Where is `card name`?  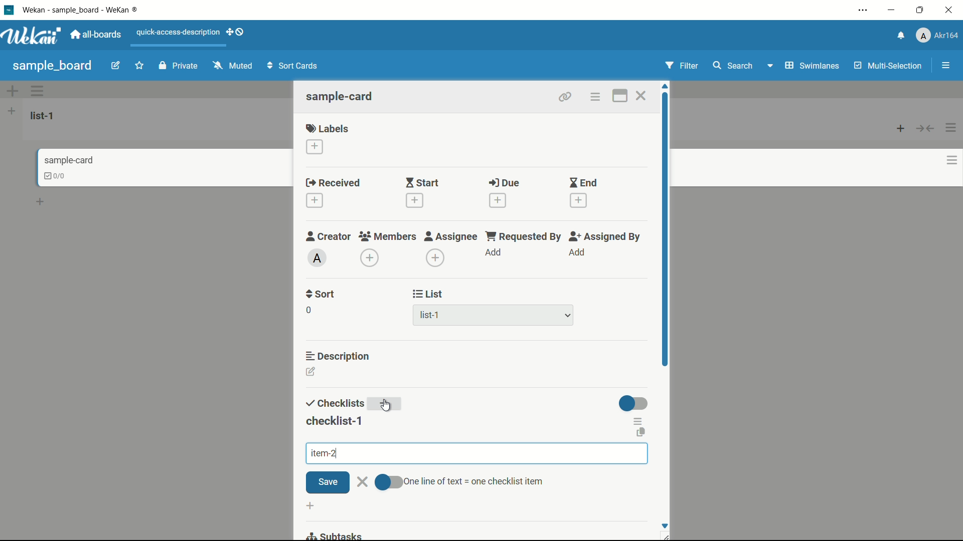 card name is located at coordinates (341, 96).